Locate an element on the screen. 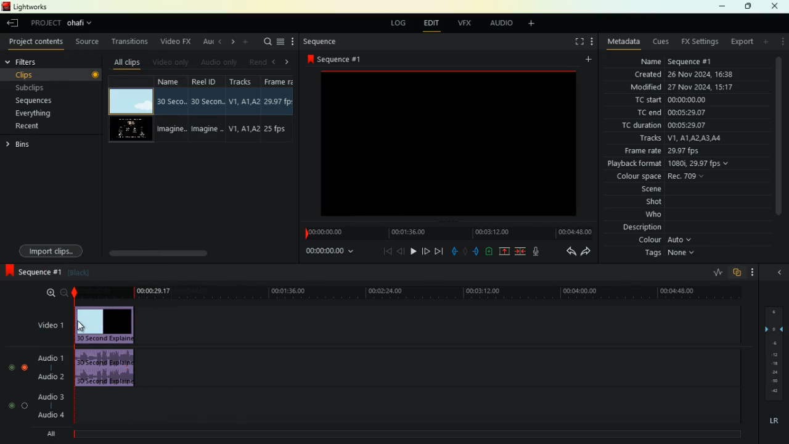  sequences is located at coordinates (39, 101).